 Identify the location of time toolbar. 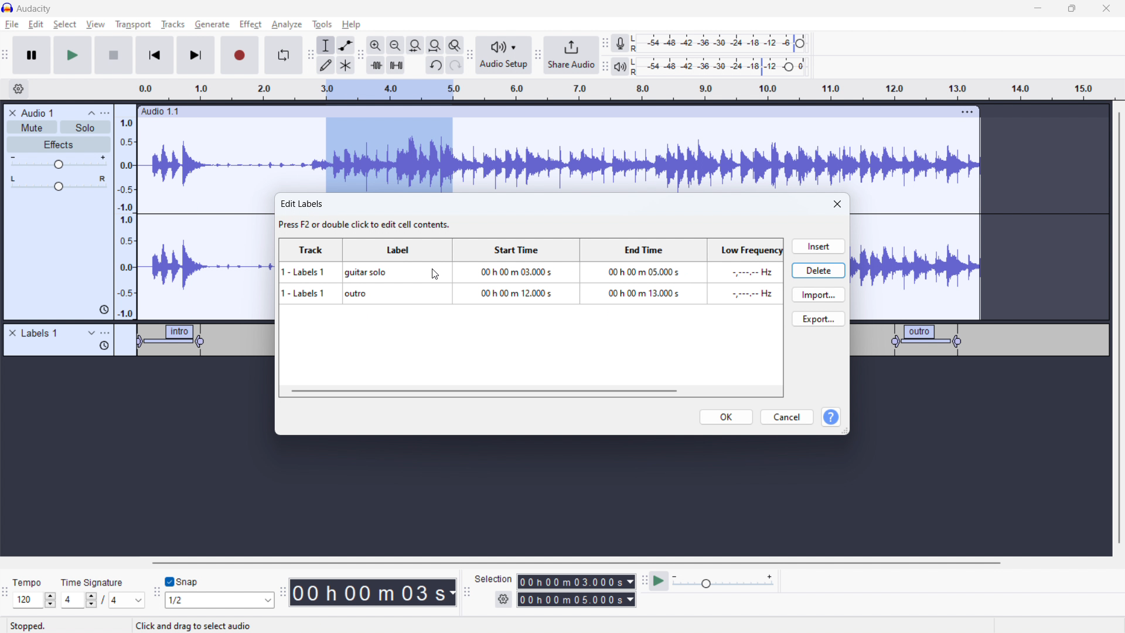
(282, 594).